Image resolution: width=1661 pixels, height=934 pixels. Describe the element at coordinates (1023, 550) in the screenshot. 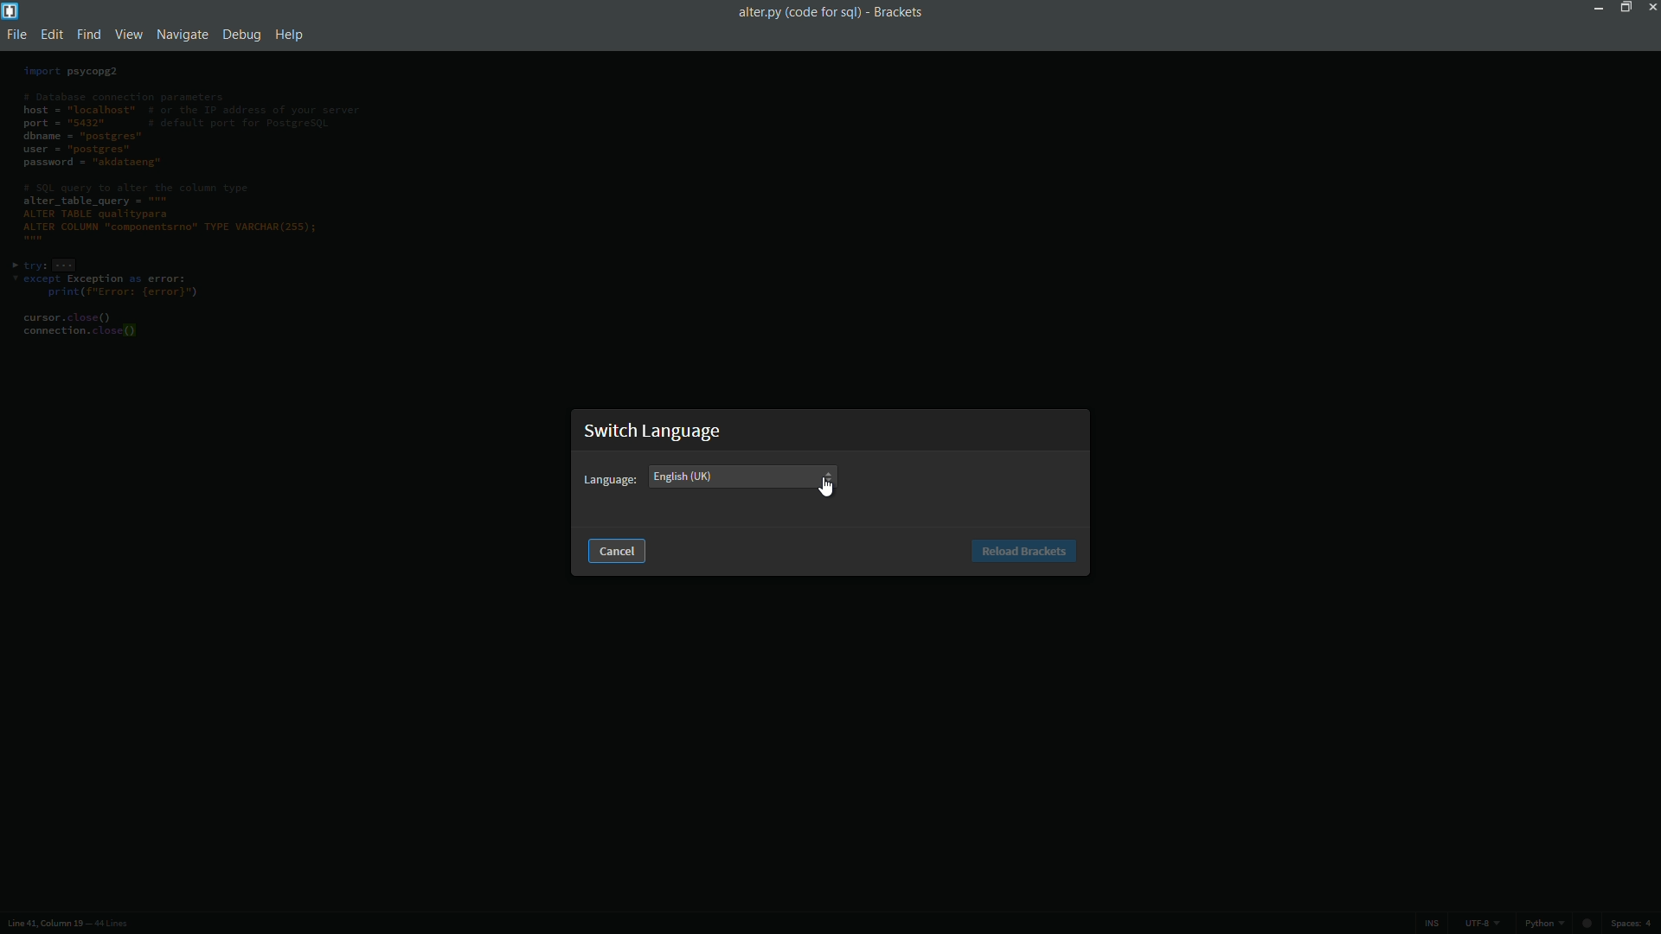

I see `Reload brackets` at that location.